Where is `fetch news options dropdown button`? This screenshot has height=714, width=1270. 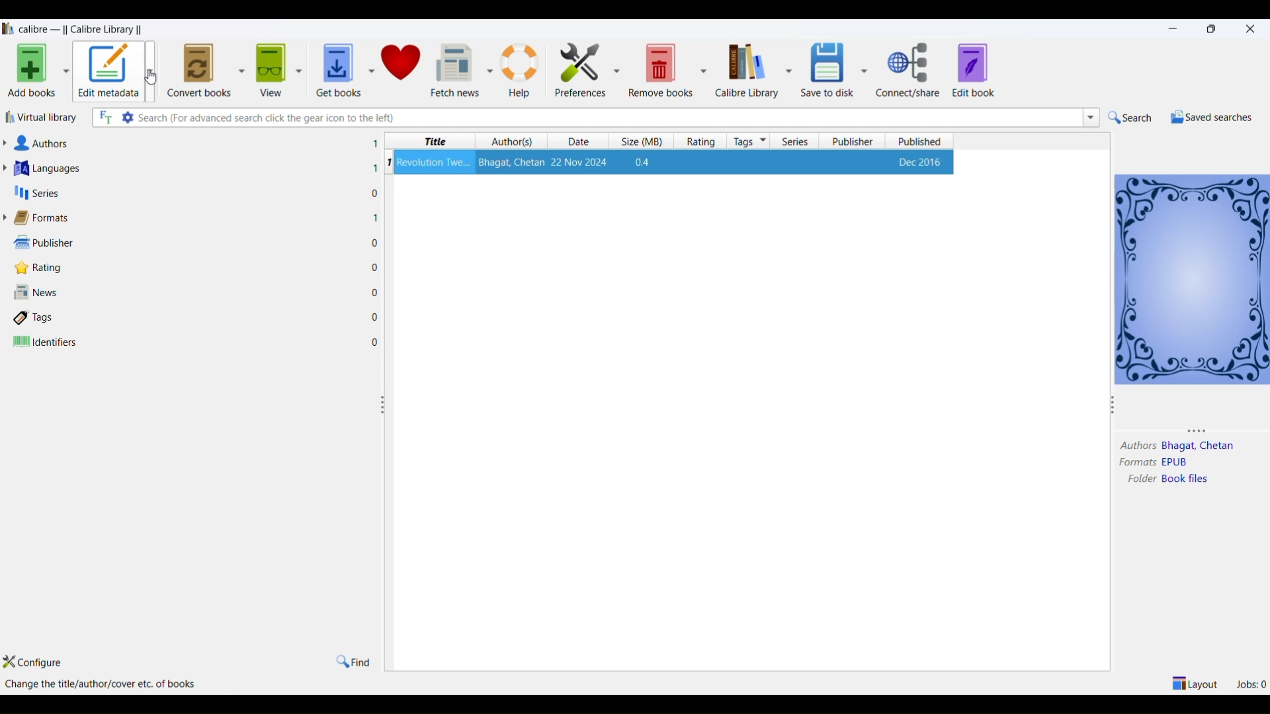 fetch news options dropdown button is located at coordinates (489, 70).